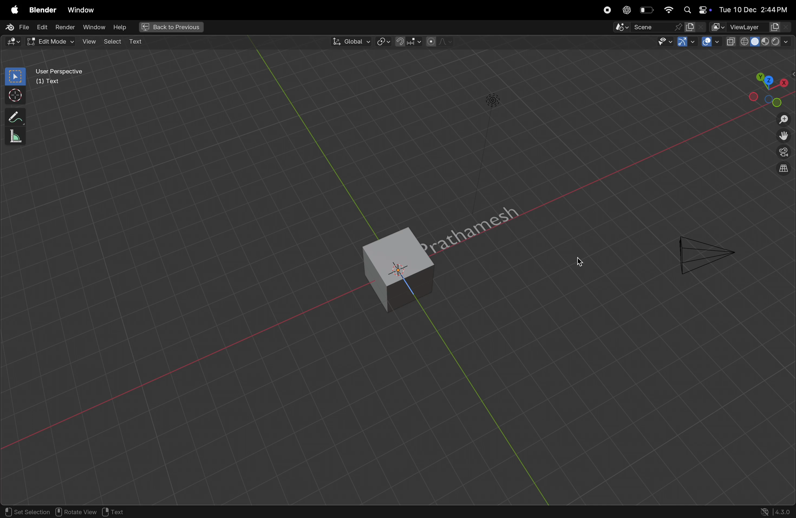 The height and width of the screenshot is (518, 796). I want to click on move the view, so click(783, 137).